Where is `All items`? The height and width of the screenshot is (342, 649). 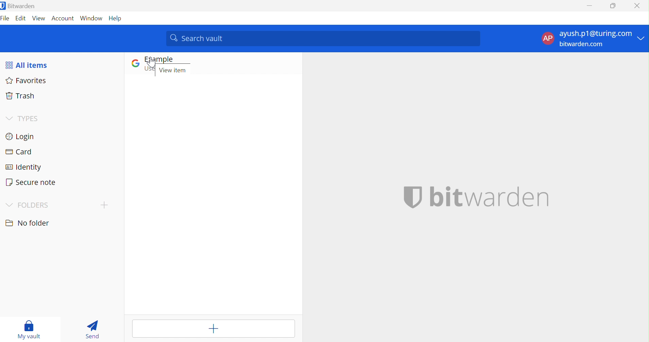 All items is located at coordinates (27, 64).